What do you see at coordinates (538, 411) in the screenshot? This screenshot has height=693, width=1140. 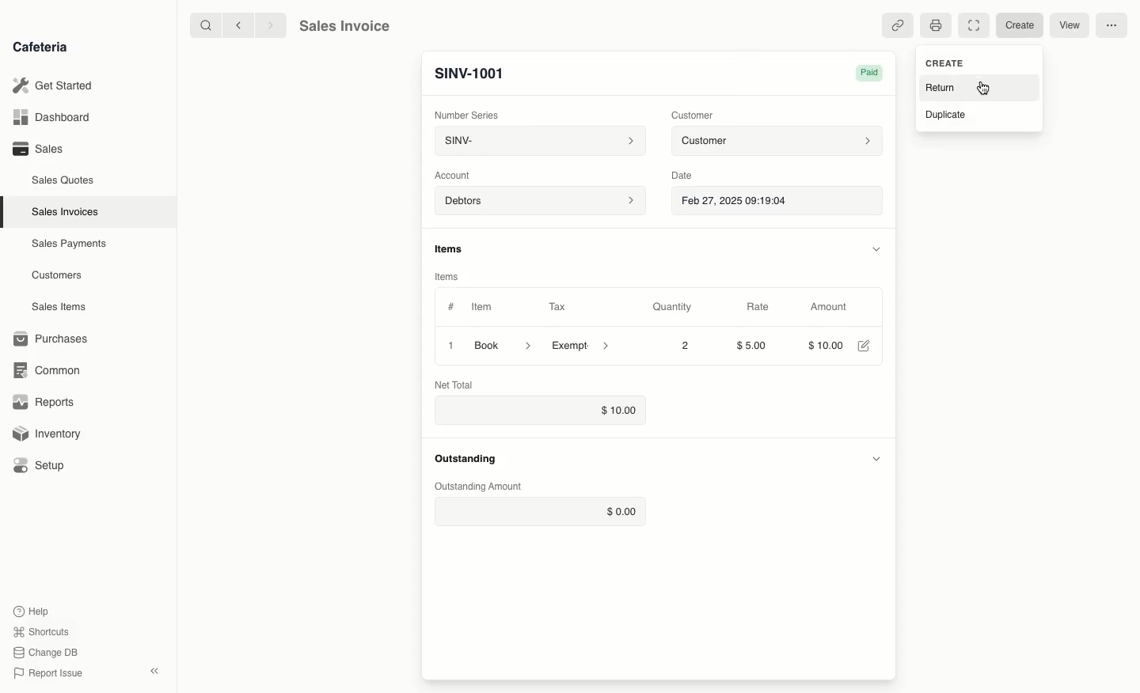 I see `$10.00` at bounding box center [538, 411].